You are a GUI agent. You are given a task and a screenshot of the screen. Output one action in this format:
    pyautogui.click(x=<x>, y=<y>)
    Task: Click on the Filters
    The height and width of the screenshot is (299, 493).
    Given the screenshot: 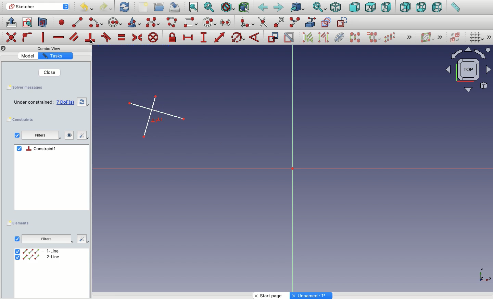 What is the action you would take?
    pyautogui.click(x=38, y=135)
    